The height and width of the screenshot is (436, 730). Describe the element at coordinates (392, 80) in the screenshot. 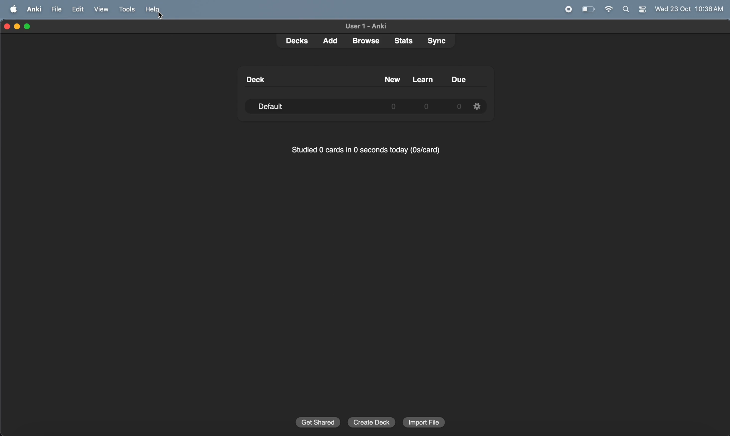

I see `new` at that location.